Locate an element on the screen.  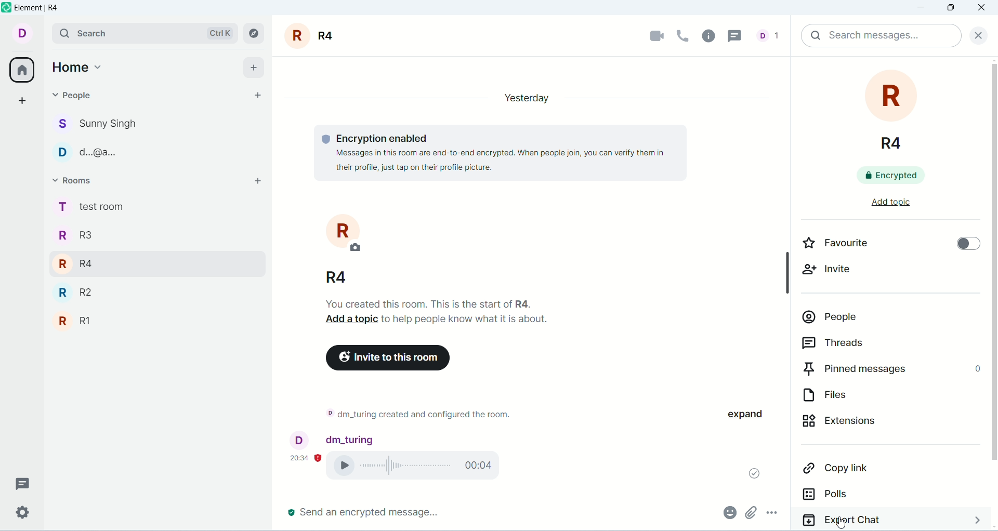
close is located at coordinates (983, 8).